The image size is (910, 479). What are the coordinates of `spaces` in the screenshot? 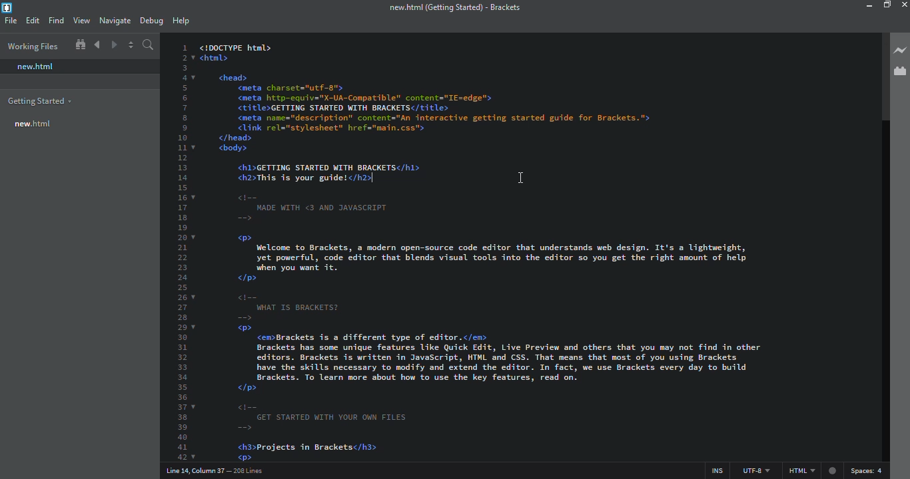 It's located at (872, 471).